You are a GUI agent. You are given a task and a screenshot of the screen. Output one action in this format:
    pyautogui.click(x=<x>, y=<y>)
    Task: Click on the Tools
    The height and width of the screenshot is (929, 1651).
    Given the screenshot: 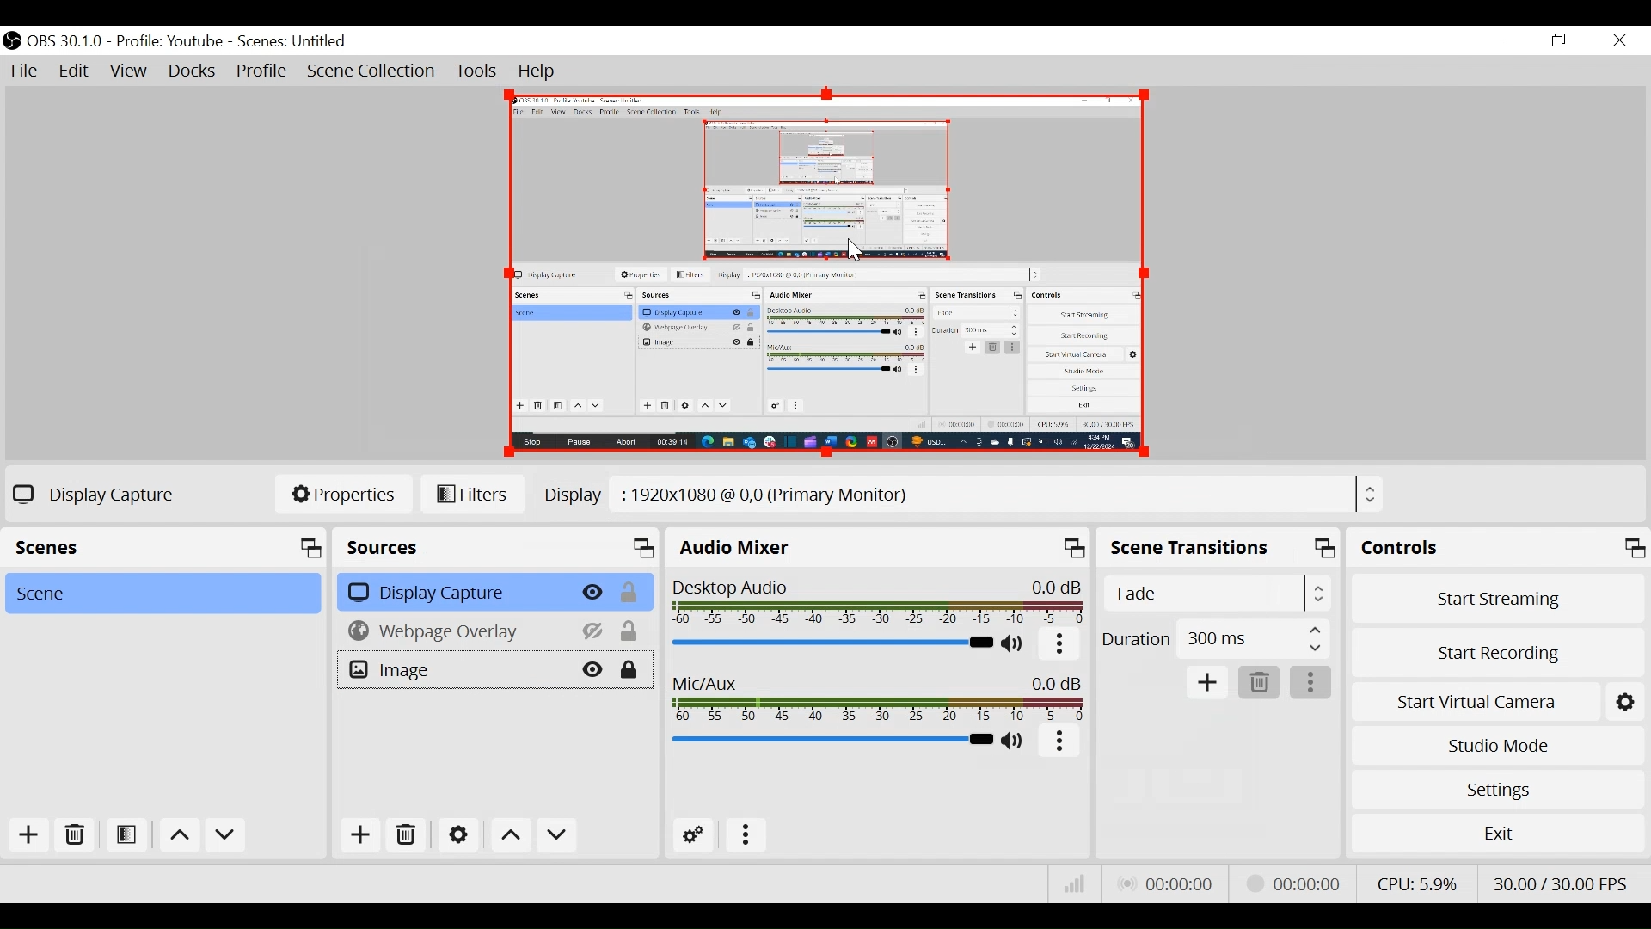 What is the action you would take?
    pyautogui.click(x=477, y=71)
    